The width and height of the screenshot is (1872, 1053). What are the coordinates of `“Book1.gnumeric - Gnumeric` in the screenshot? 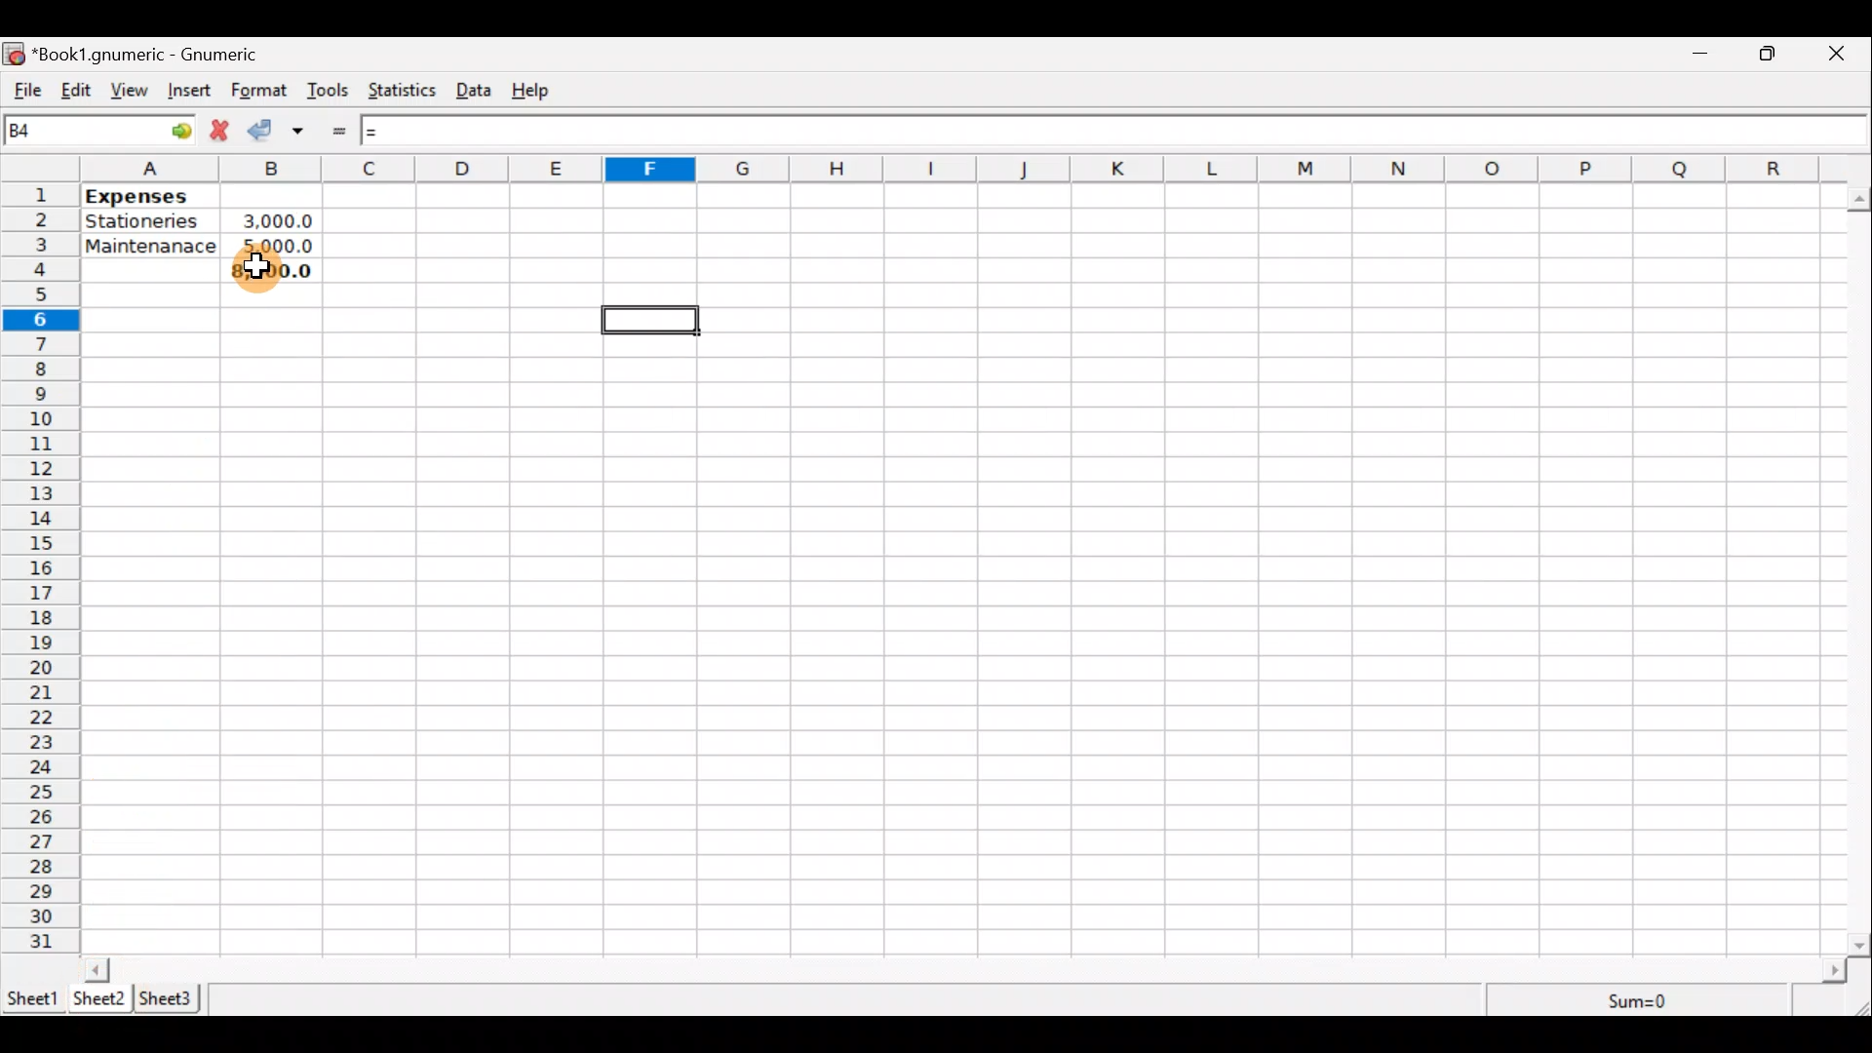 It's located at (156, 55).